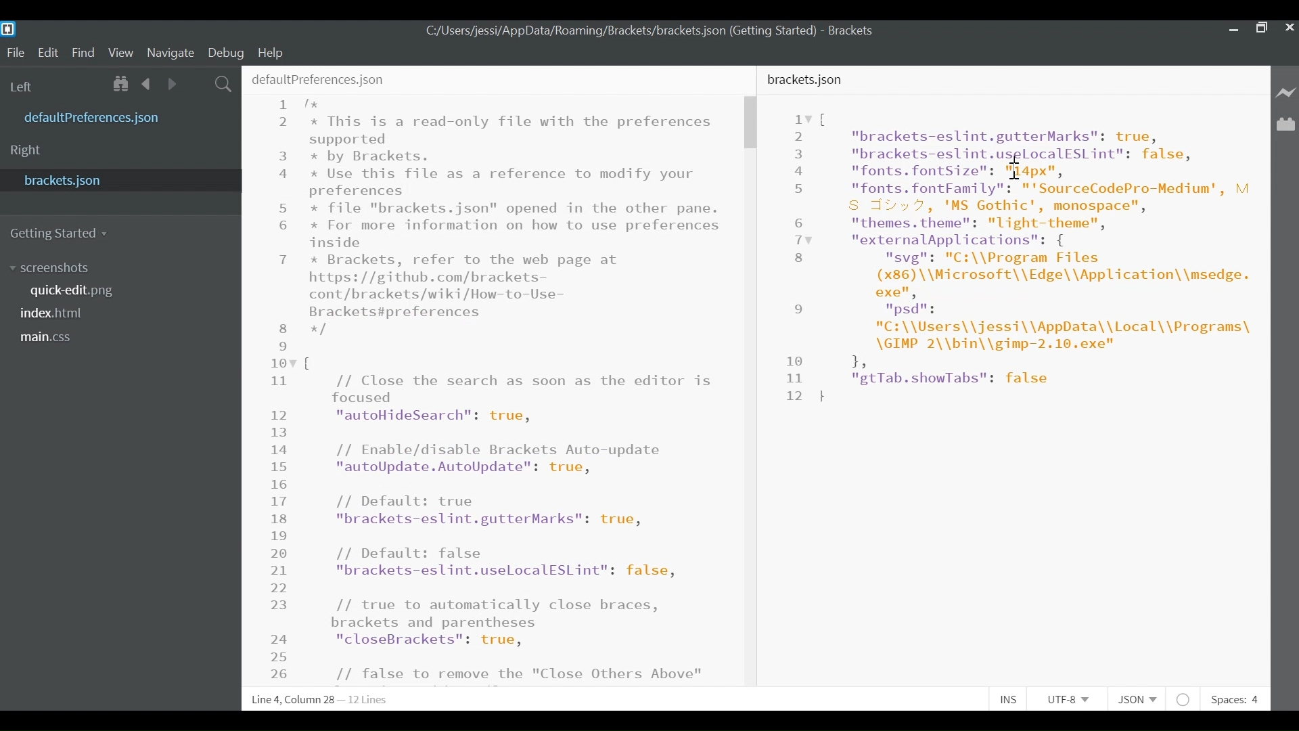 The image size is (1299, 731). I want to click on Find, so click(83, 53).